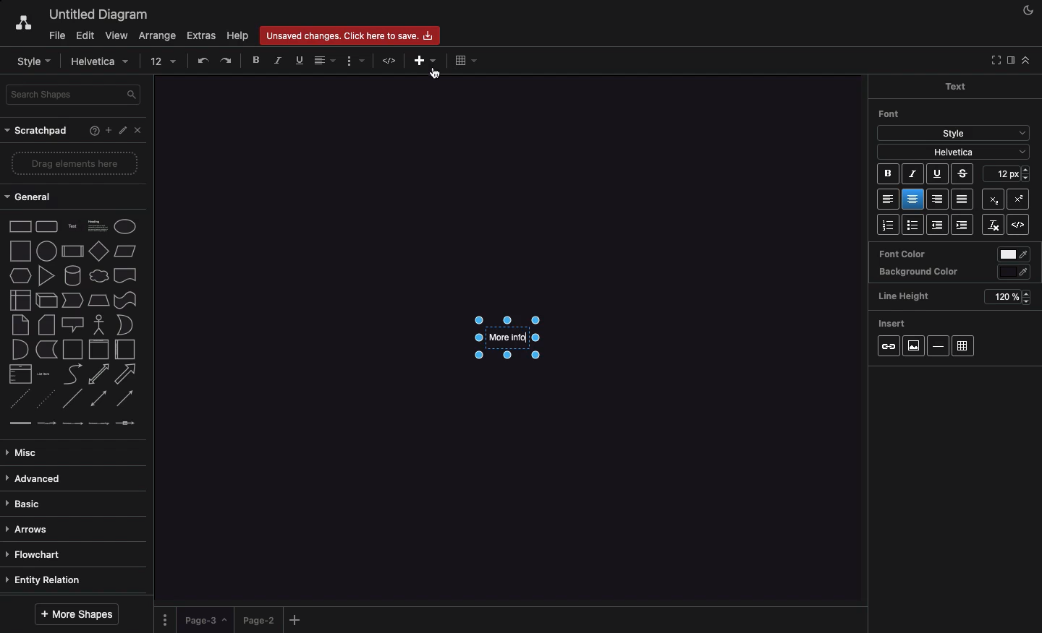  Describe the element at coordinates (94, 14) in the screenshot. I see `Untitled diagram` at that location.